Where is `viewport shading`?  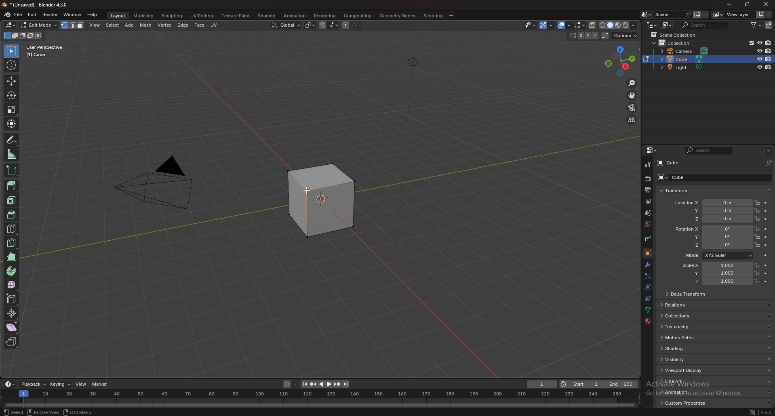
viewport shading is located at coordinates (610, 25).